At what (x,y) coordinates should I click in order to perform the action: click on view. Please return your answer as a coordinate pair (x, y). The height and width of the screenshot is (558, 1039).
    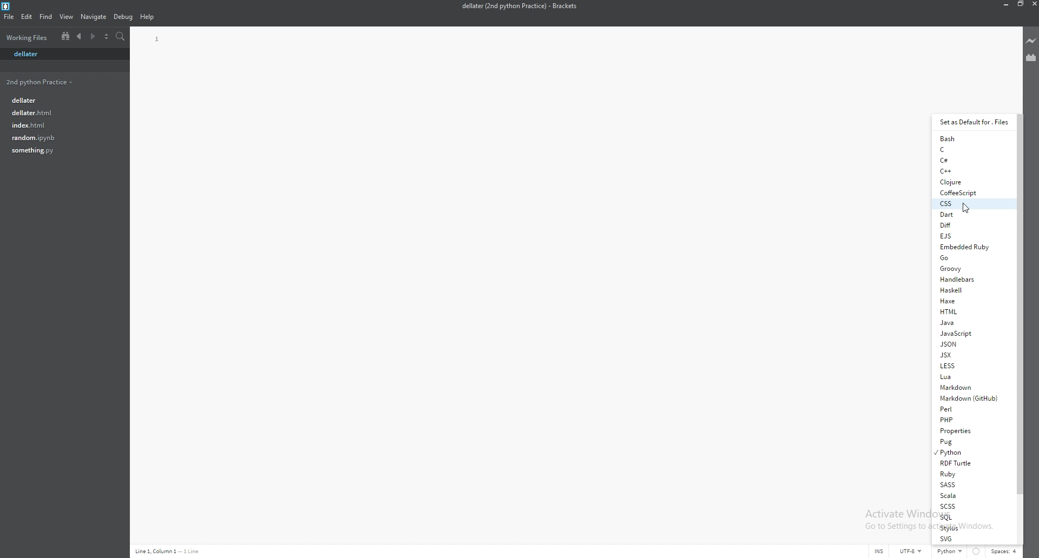
    Looking at the image, I should click on (67, 17).